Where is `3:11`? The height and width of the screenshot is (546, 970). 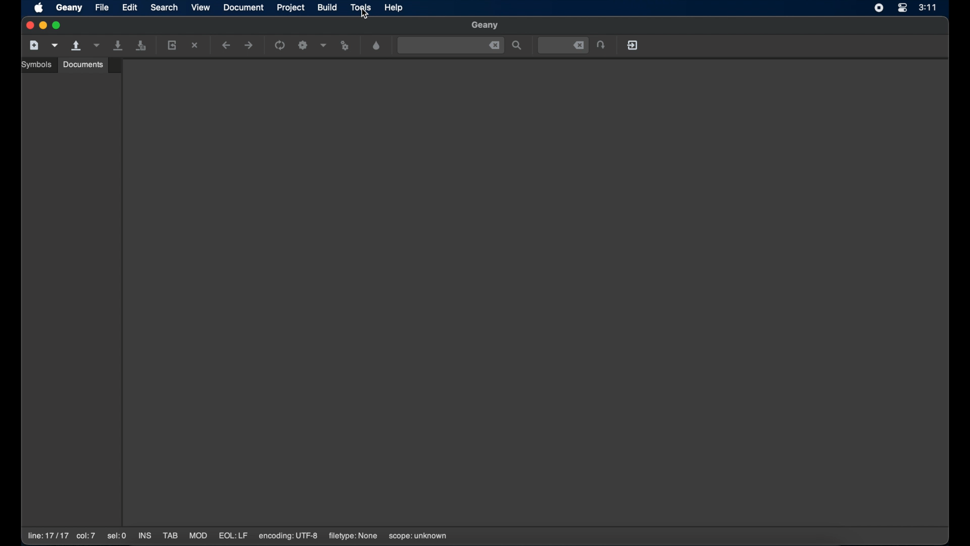
3:11 is located at coordinates (928, 7).